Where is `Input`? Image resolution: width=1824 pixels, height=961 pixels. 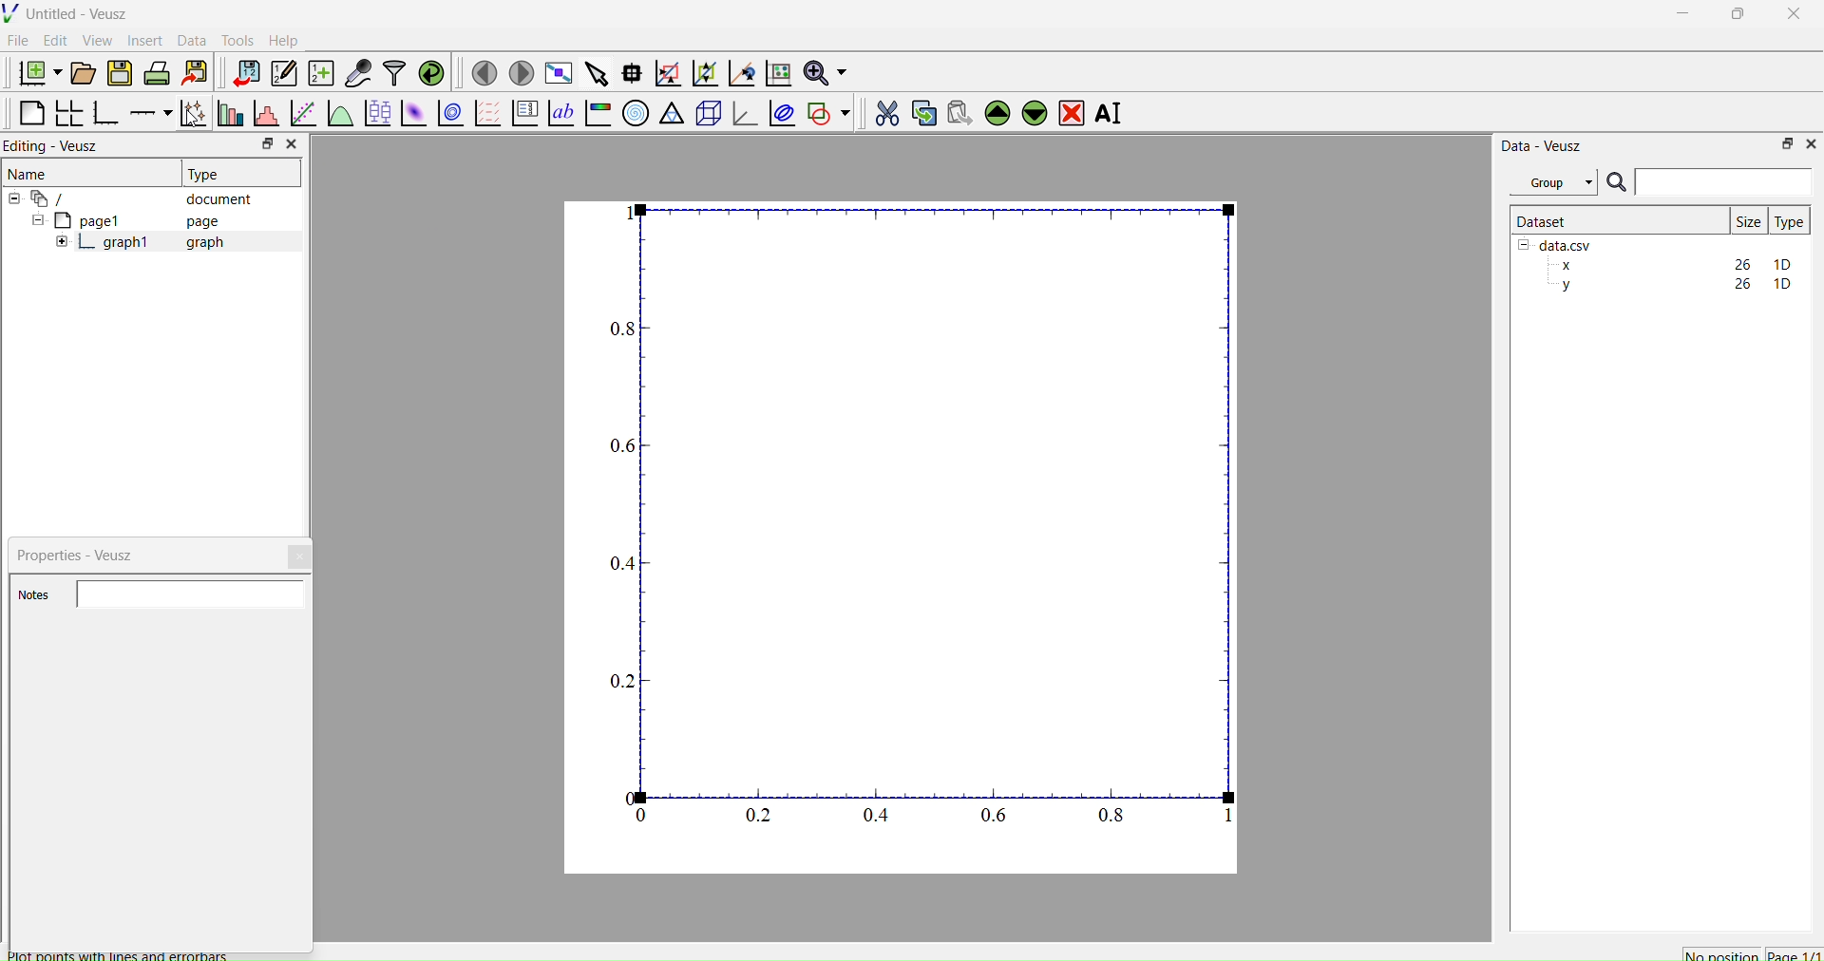 Input is located at coordinates (194, 593).